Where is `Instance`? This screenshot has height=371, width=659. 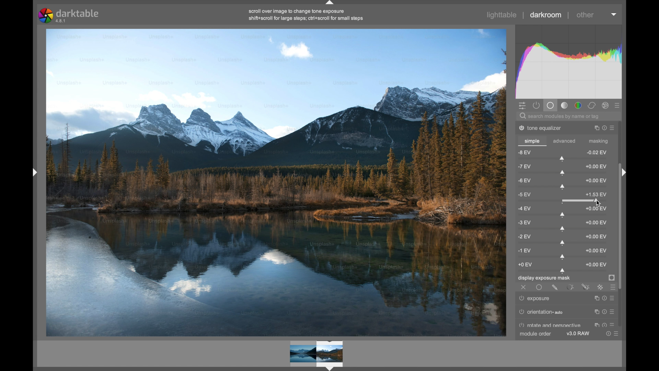
Instance is located at coordinates (596, 305).